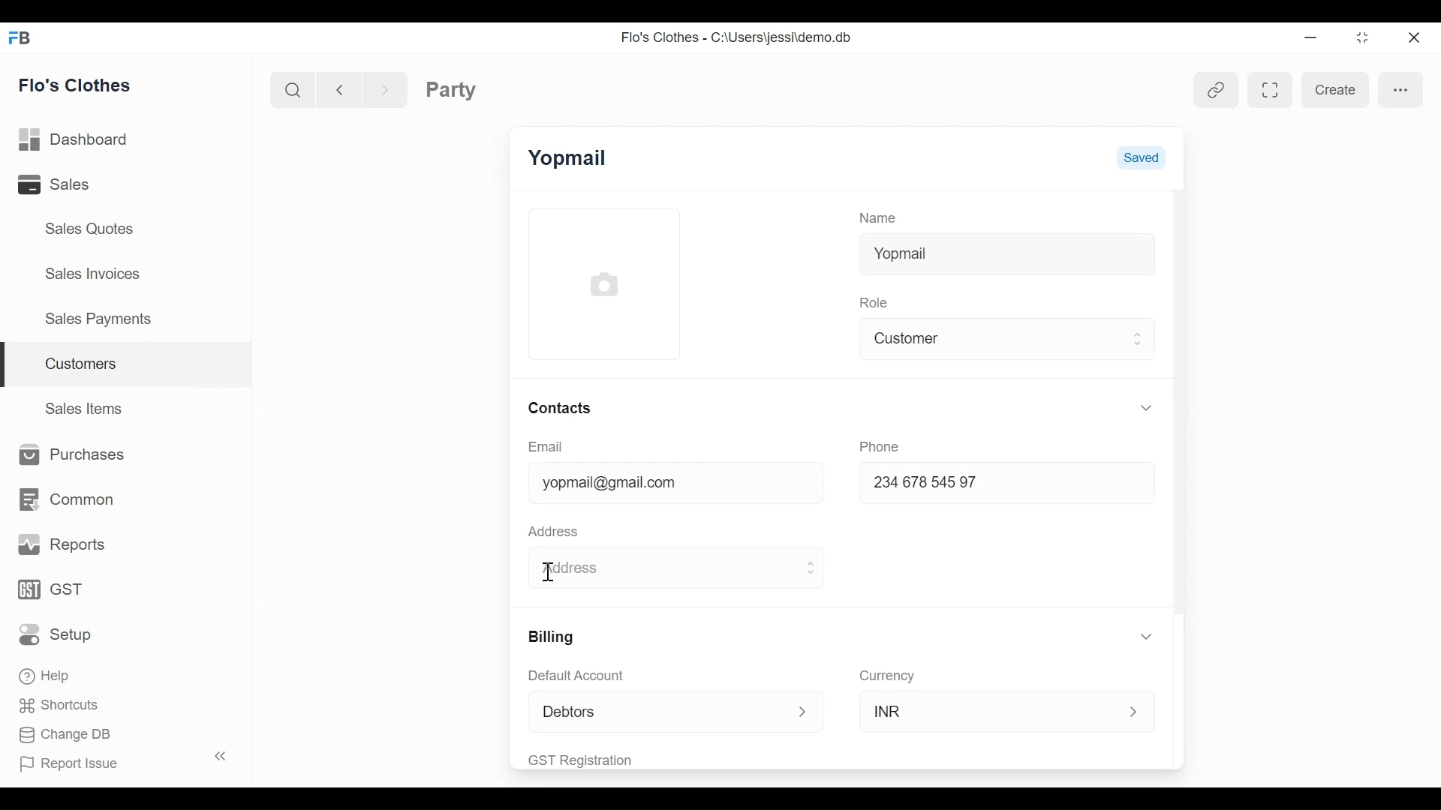 The width and height of the screenshot is (1441, 810). I want to click on Shortcuts, so click(54, 704).